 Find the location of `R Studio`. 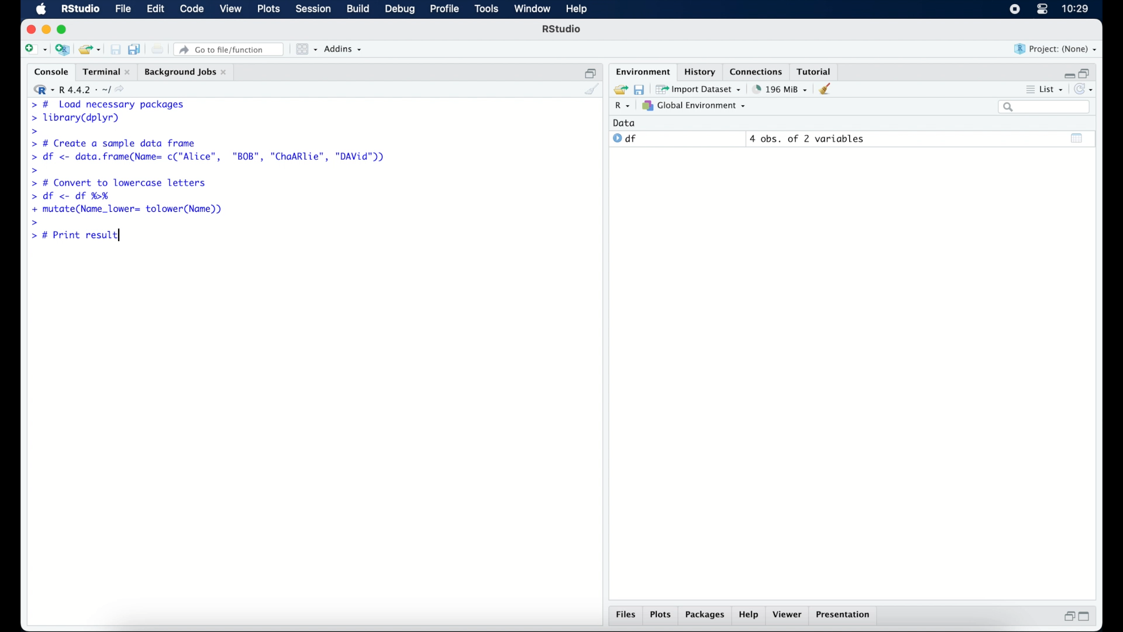

R Studio is located at coordinates (80, 9).